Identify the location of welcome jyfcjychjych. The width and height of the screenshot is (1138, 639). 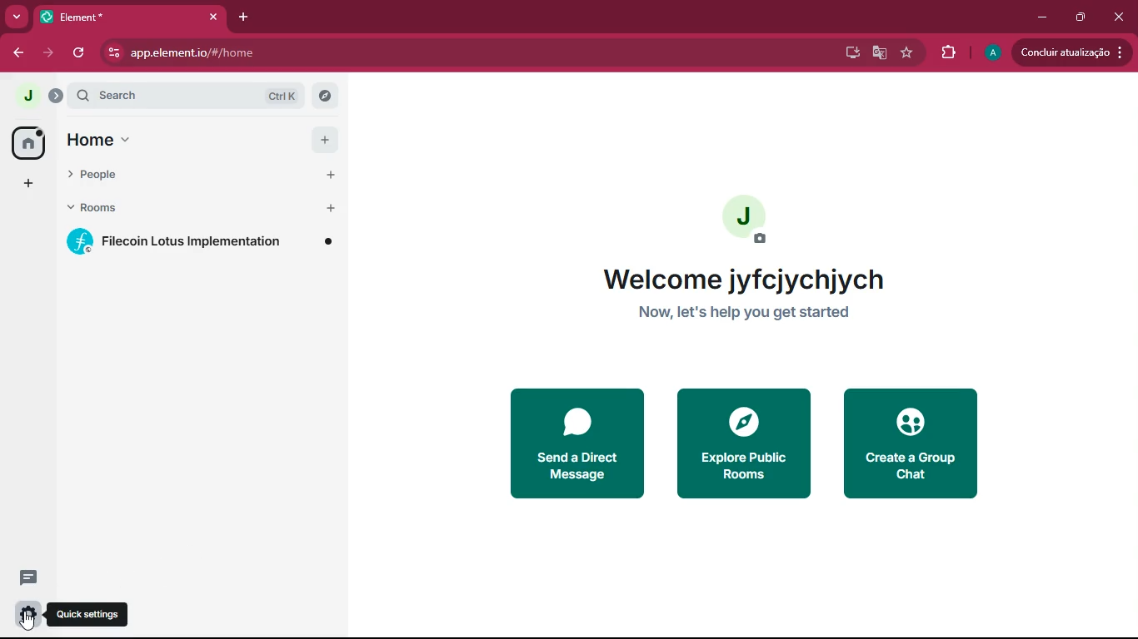
(749, 278).